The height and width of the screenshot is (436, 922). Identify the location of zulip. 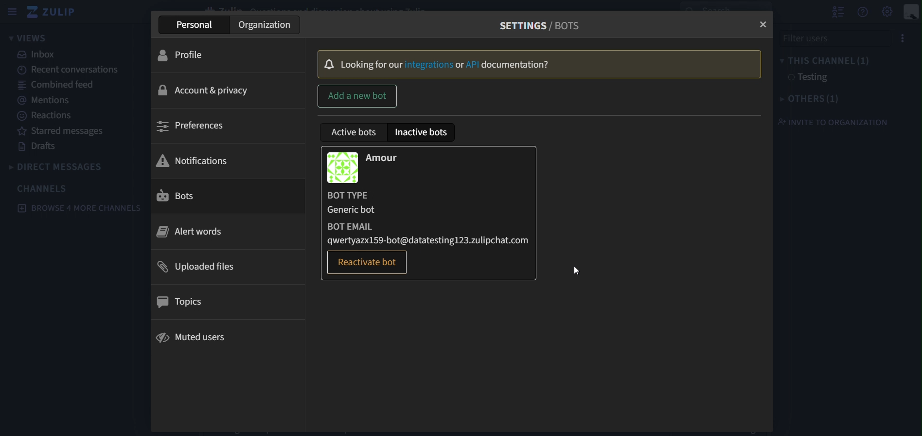
(56, 13).